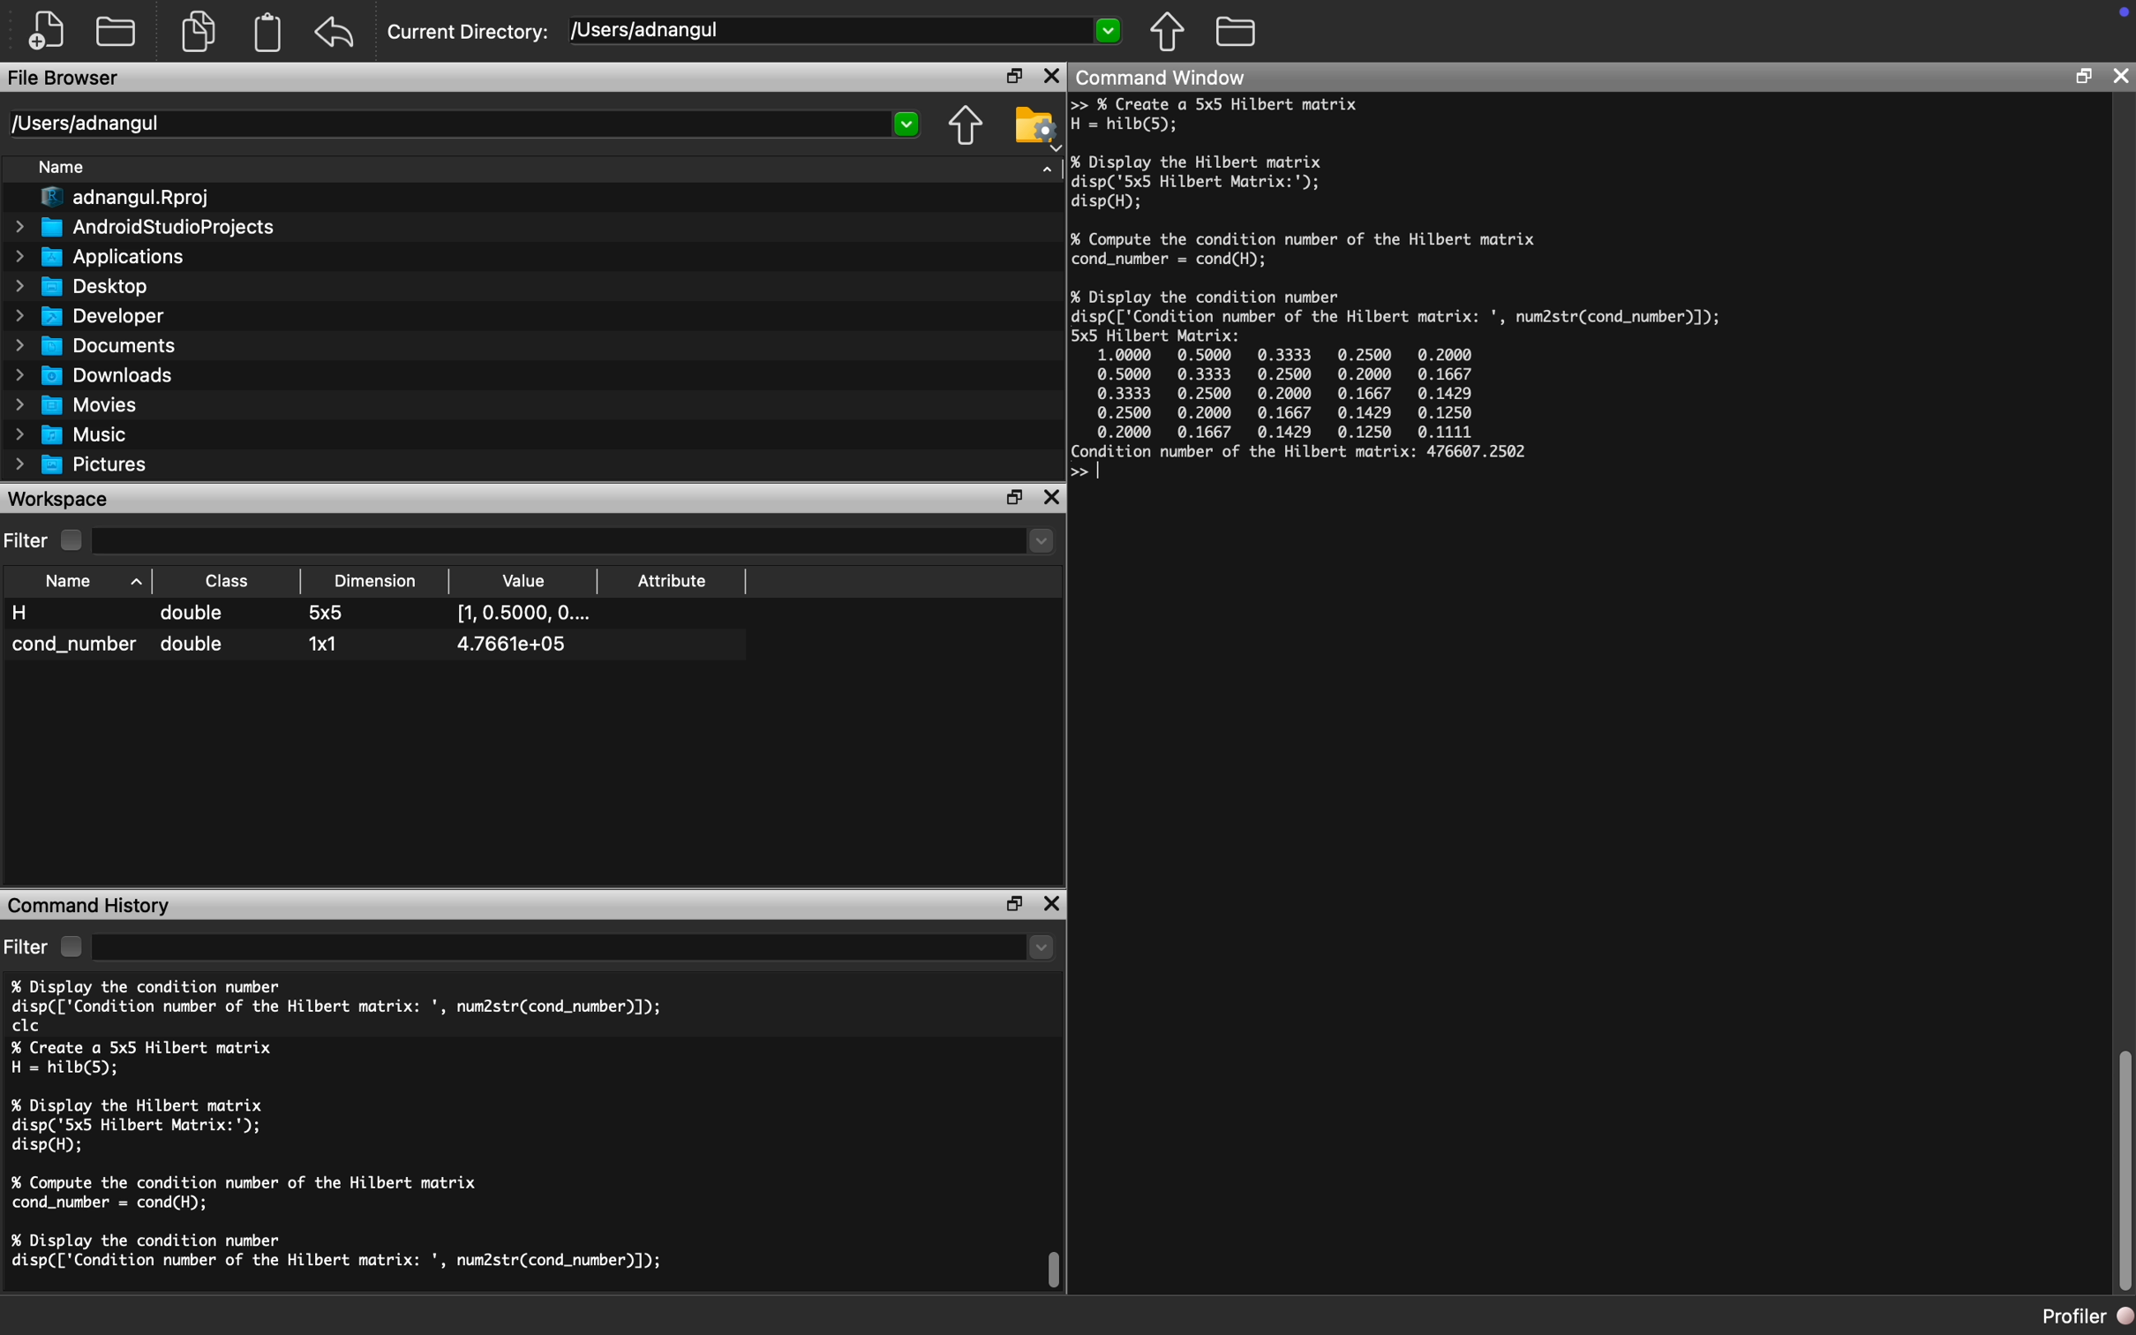 Image resolution: width=2136 pixels, height=1335 pixels. What do you see at coordinates (296, 645) in the screenshot?
I see `cond_number double 1x1 4.7661e+05` at bounding box center [296, 645].